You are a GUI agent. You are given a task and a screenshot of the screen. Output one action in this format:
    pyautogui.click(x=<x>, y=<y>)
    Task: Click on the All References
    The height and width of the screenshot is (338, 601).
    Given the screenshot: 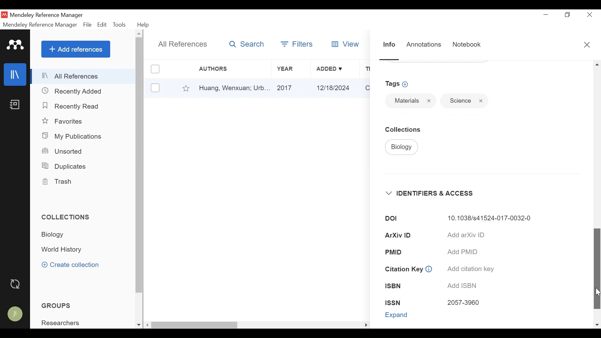 What is the action you would take?
    pyautogui.click(x=84, y=76)
    